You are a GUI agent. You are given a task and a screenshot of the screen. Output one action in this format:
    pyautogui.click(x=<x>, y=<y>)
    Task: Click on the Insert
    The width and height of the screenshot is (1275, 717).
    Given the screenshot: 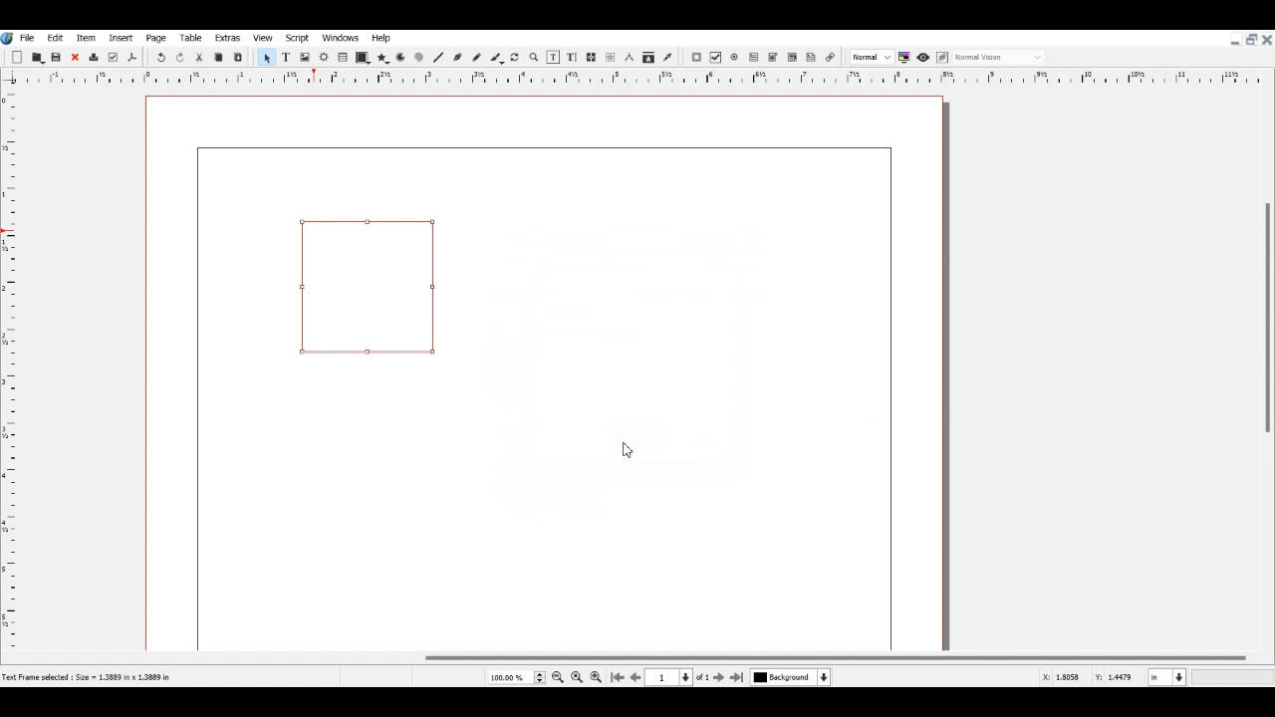 What is the action you would take?
    pyautogui.click(x=120, y=38)
    